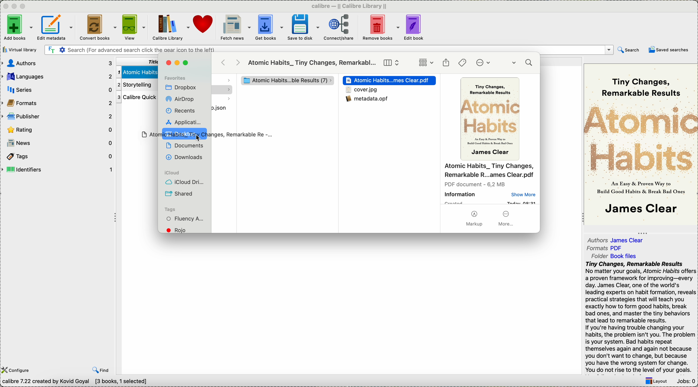 The width and height of the screenshot is (698, 387). What do you see at coordinates (339, 28) in the screenshot?
I see `connect/share` at bounding box center [339, 28].